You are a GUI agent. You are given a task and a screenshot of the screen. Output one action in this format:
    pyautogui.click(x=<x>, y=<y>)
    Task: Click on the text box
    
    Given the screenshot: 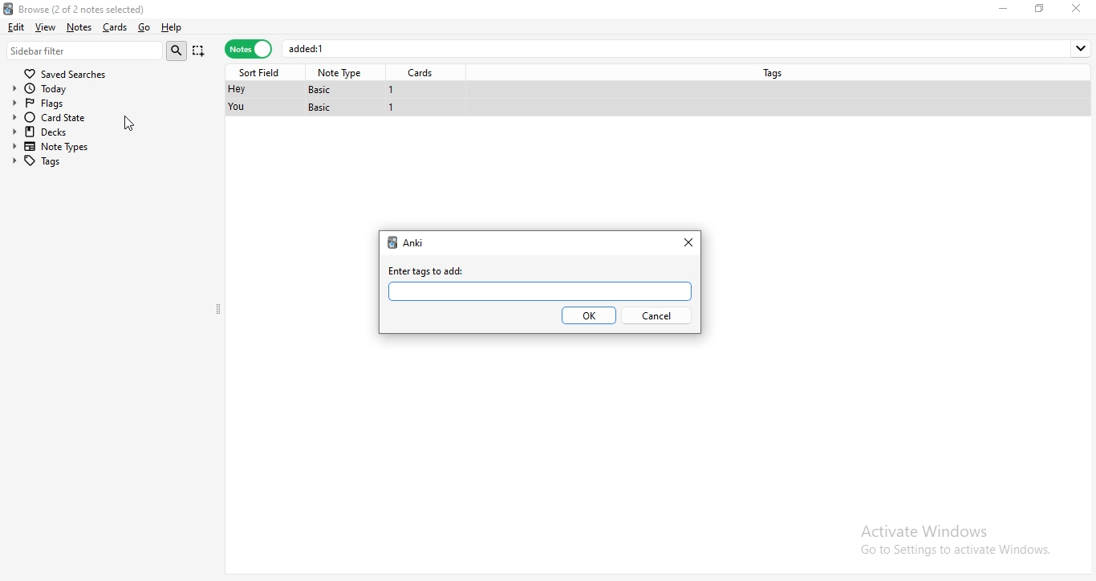 What is the action you would take?
    pyautogui.click(x=538, y=291)
    